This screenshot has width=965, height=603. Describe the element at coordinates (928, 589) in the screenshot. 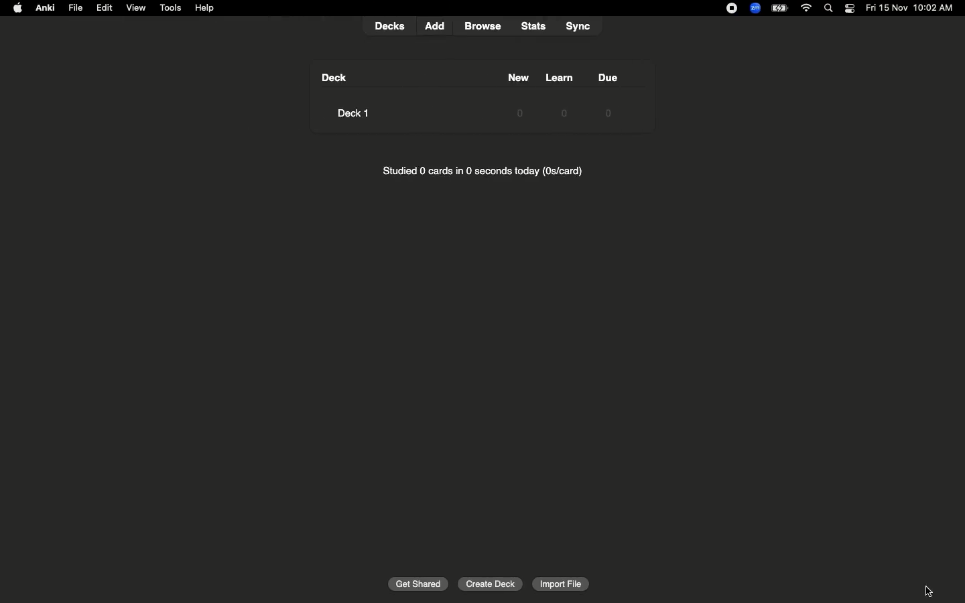

I see `Added new card type` at that location.